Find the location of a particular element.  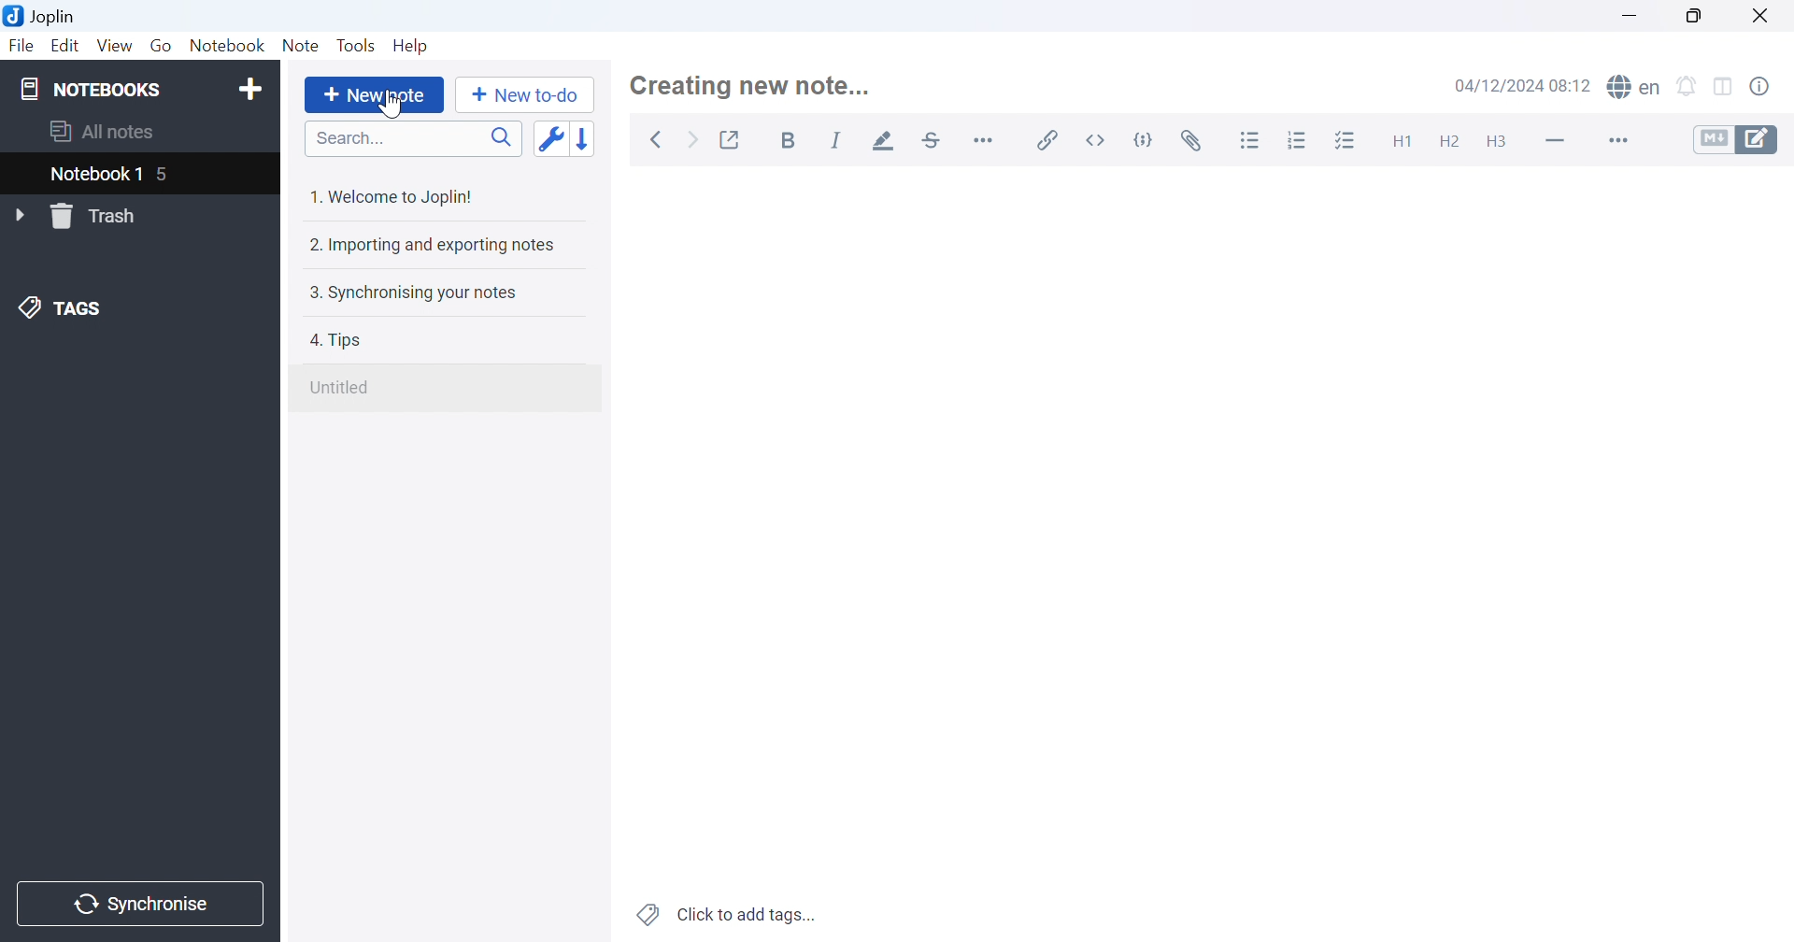

Checkbox list is located at coordinates (1348, 141).